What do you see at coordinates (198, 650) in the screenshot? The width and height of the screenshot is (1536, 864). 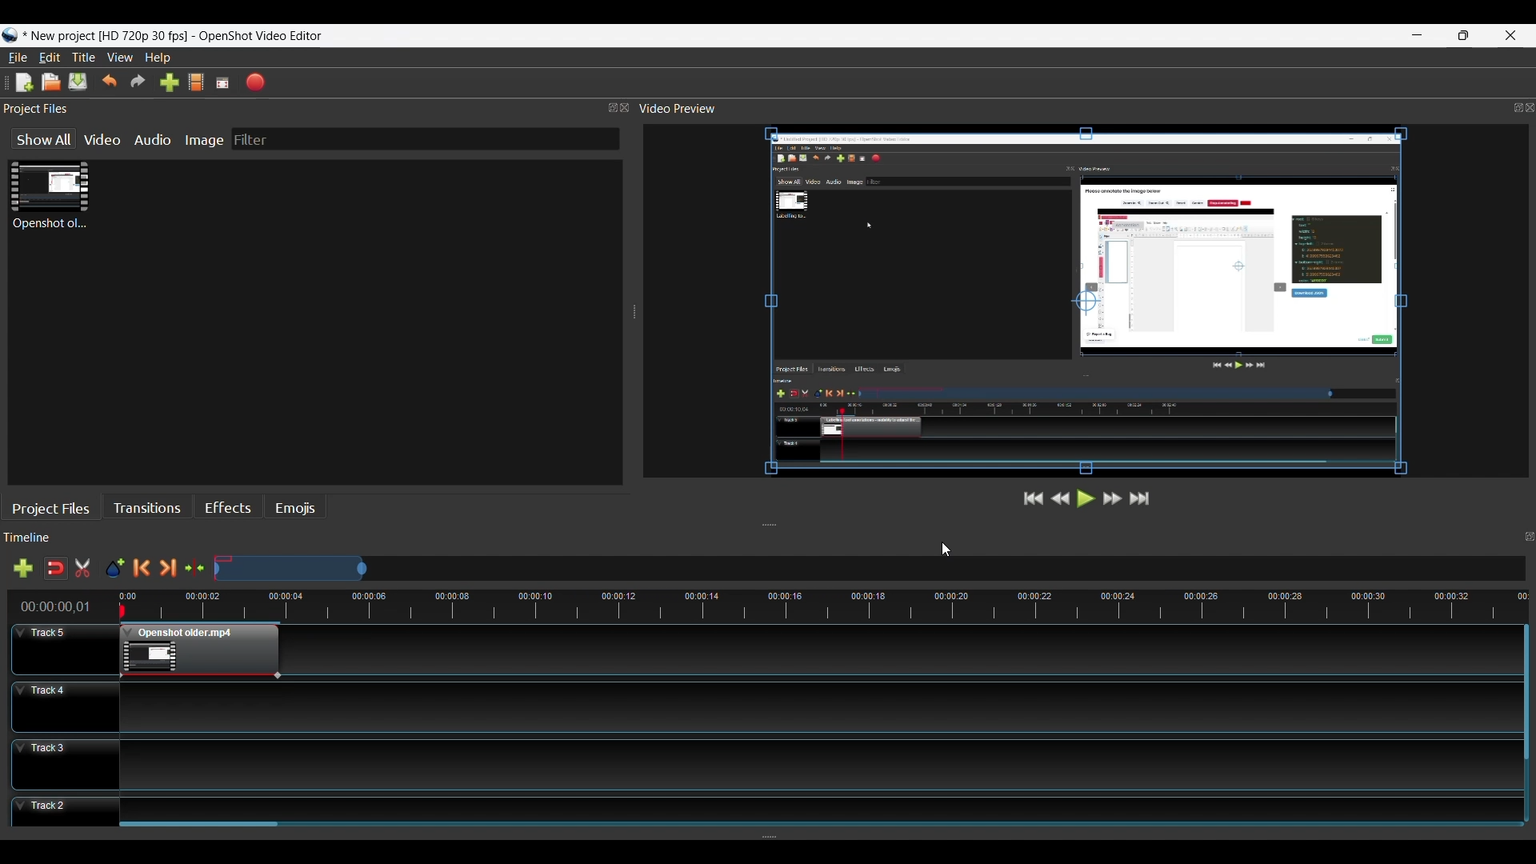 I see `Clip at the Track Panel` at bounding box center [198, 650].